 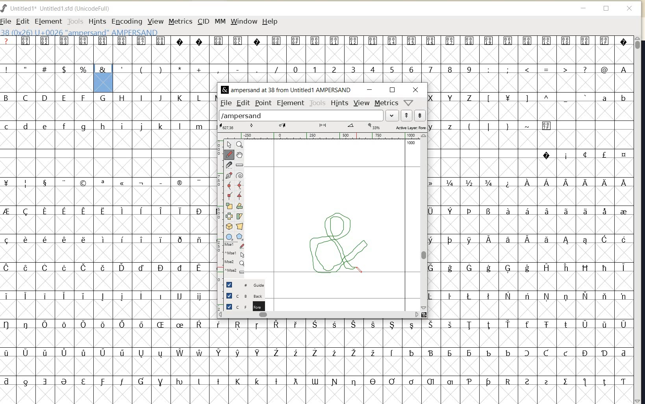 What do you see at coordinates (393, 90) in the screenshot?
I see `RESTORE` at bounding box center [393, 90].